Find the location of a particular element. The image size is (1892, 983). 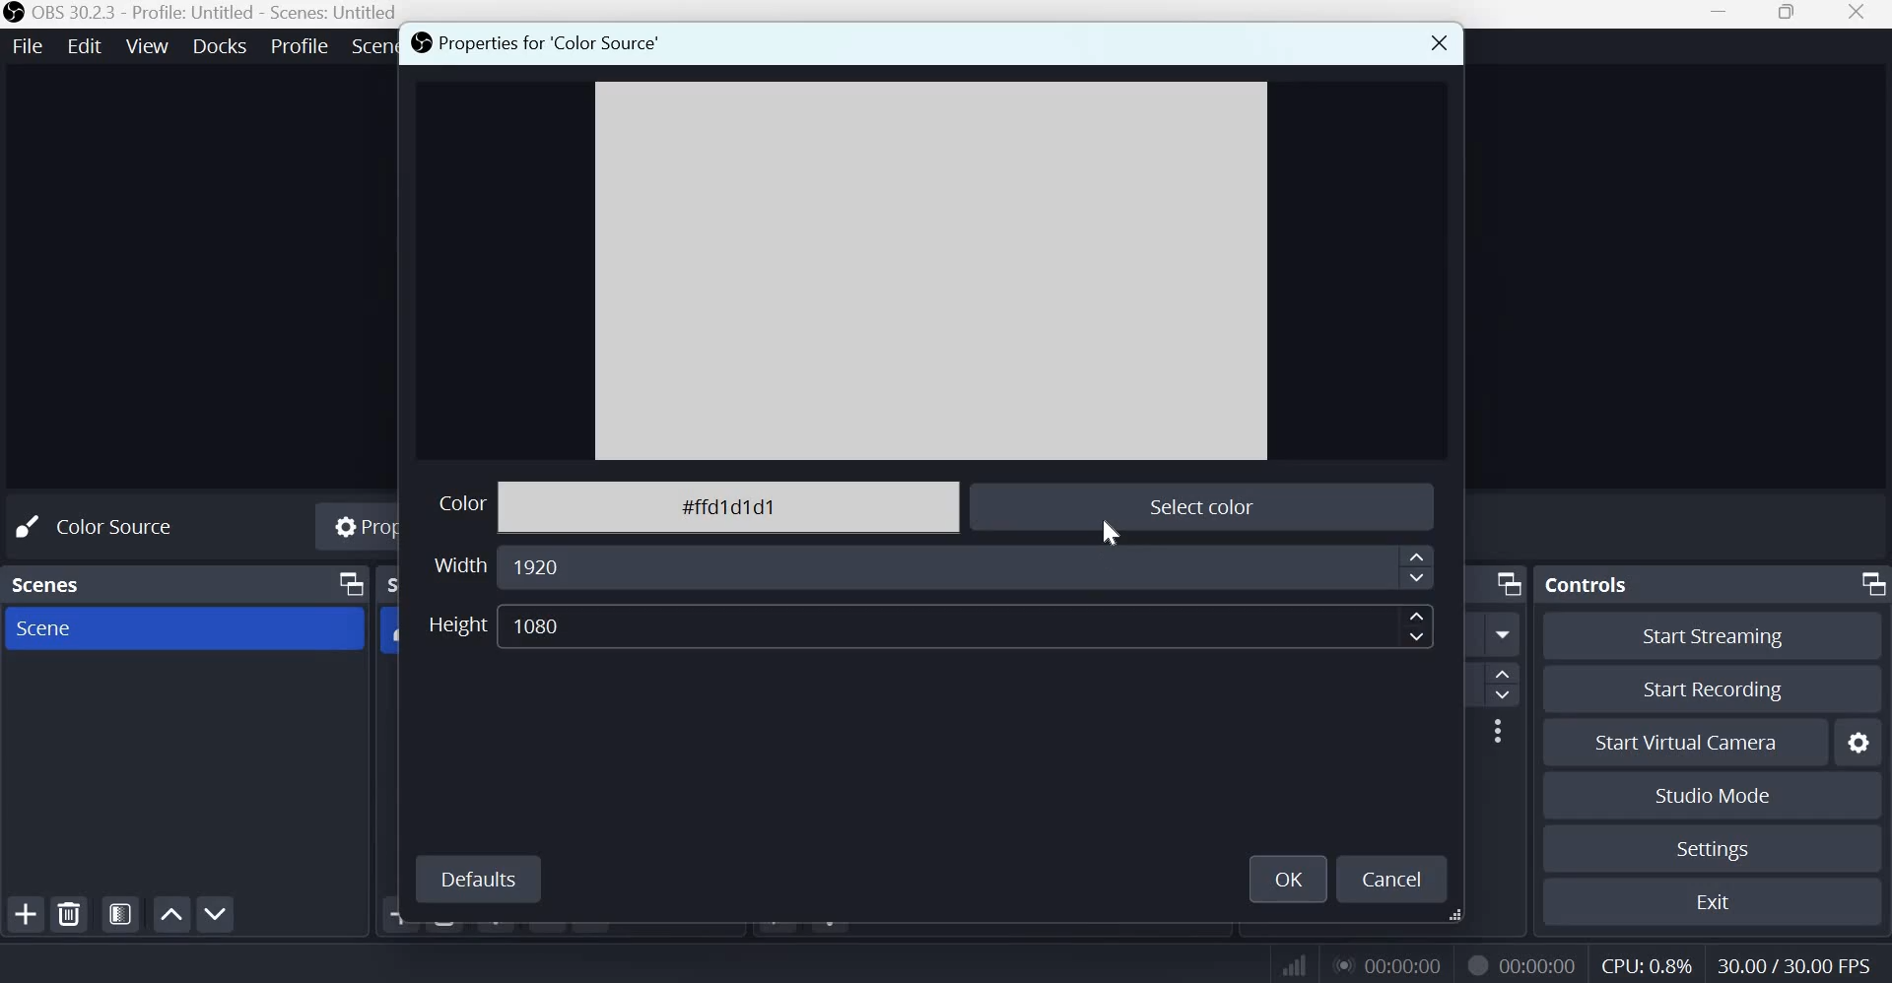

File is located at coordinates (33, 44).